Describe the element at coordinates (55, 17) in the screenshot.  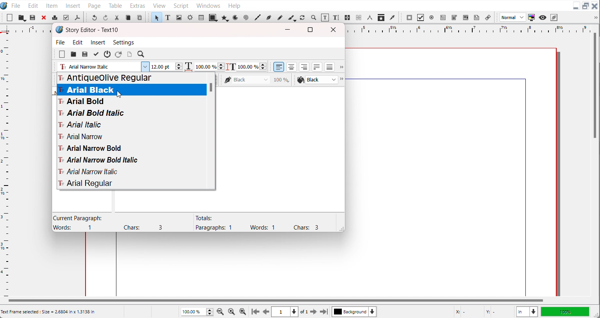
I see `Print` at that location.